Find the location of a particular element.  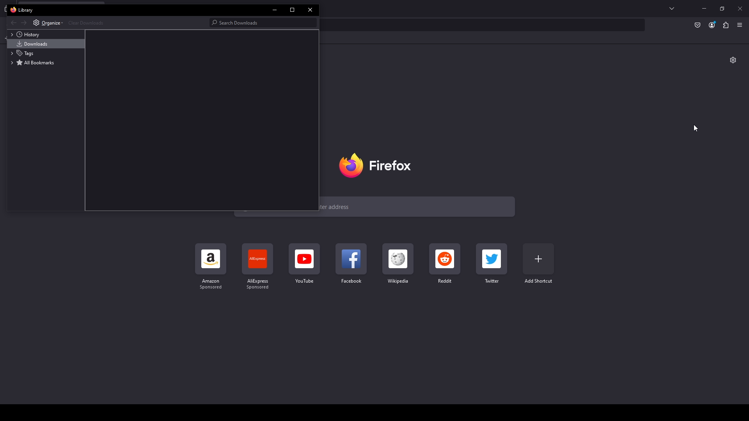

Twitter is located at coordinates (492, 264).